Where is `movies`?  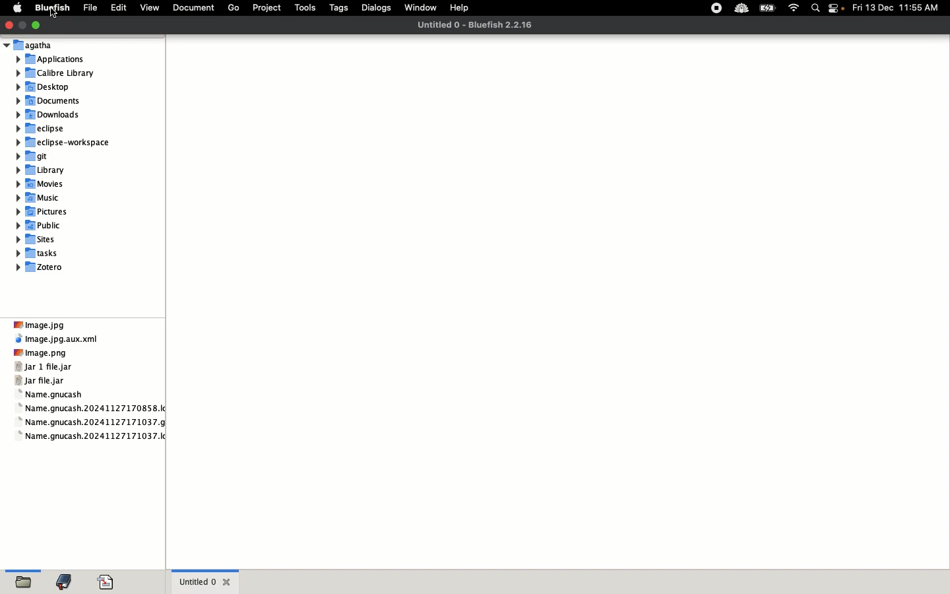 movies is located at coordinates (42, 184).